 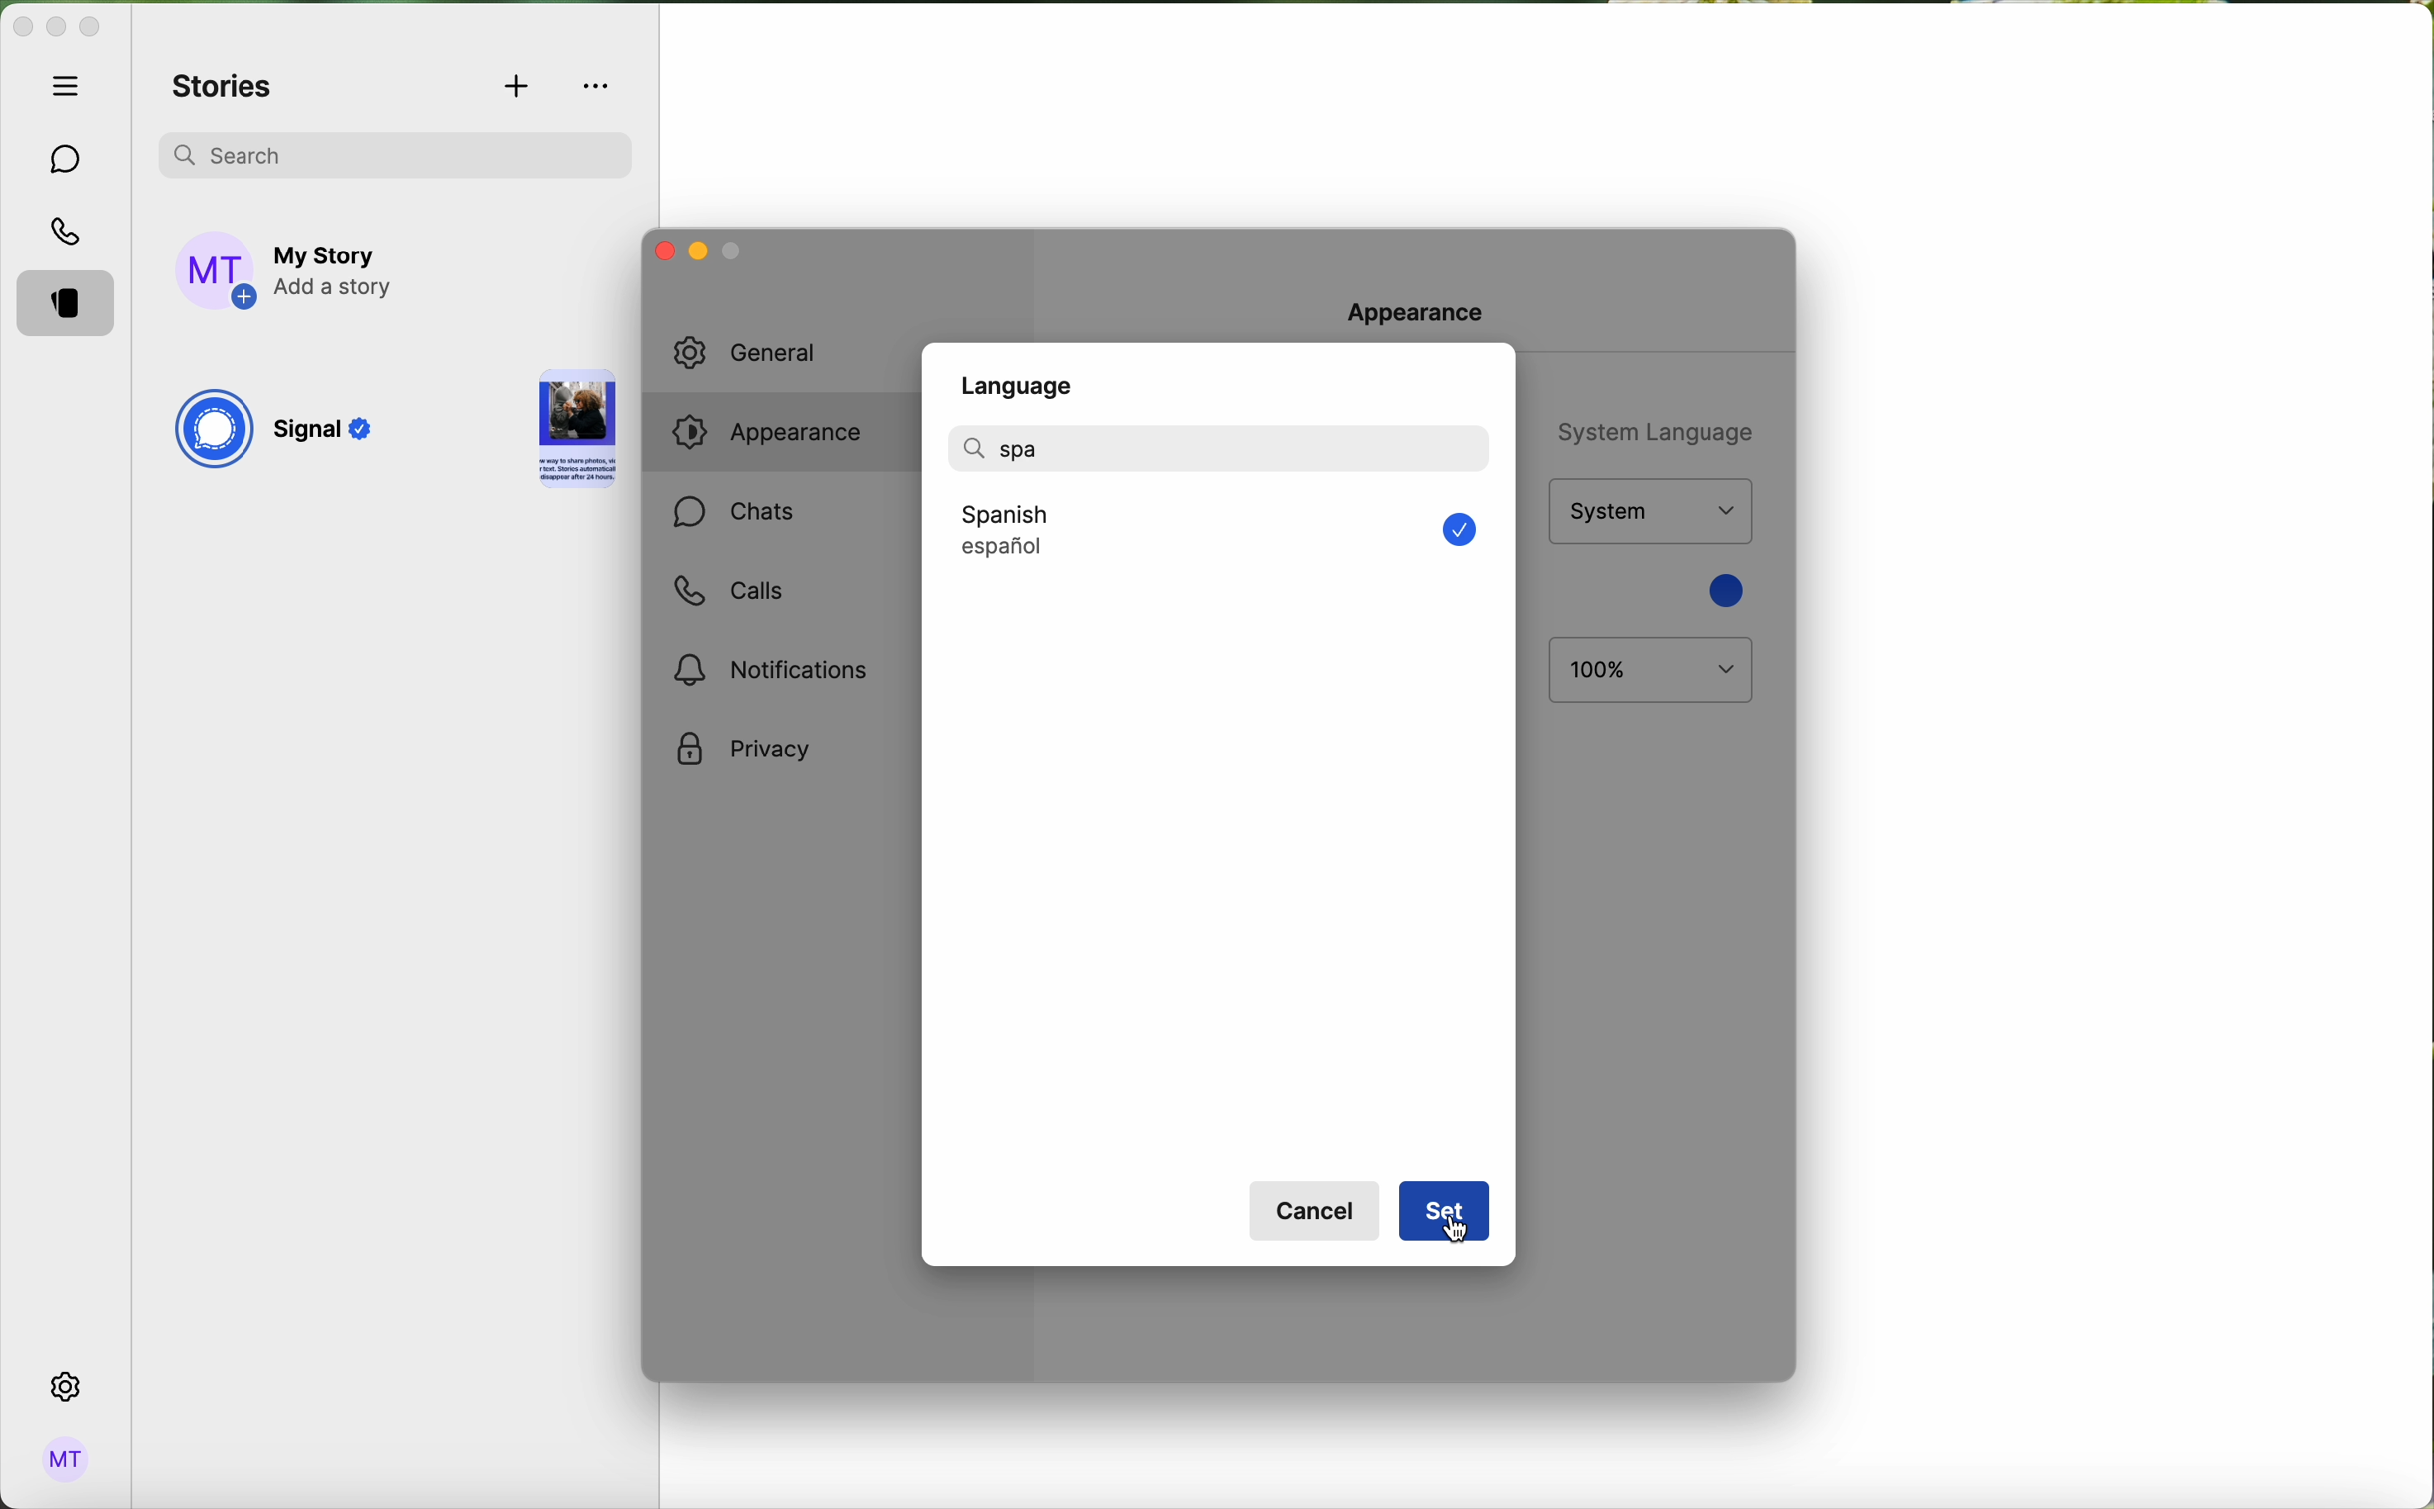 What do you see at coordinates (1443, 1214) in the screenshot?
I see `click on set button` at bounding box center [1443, 1214].